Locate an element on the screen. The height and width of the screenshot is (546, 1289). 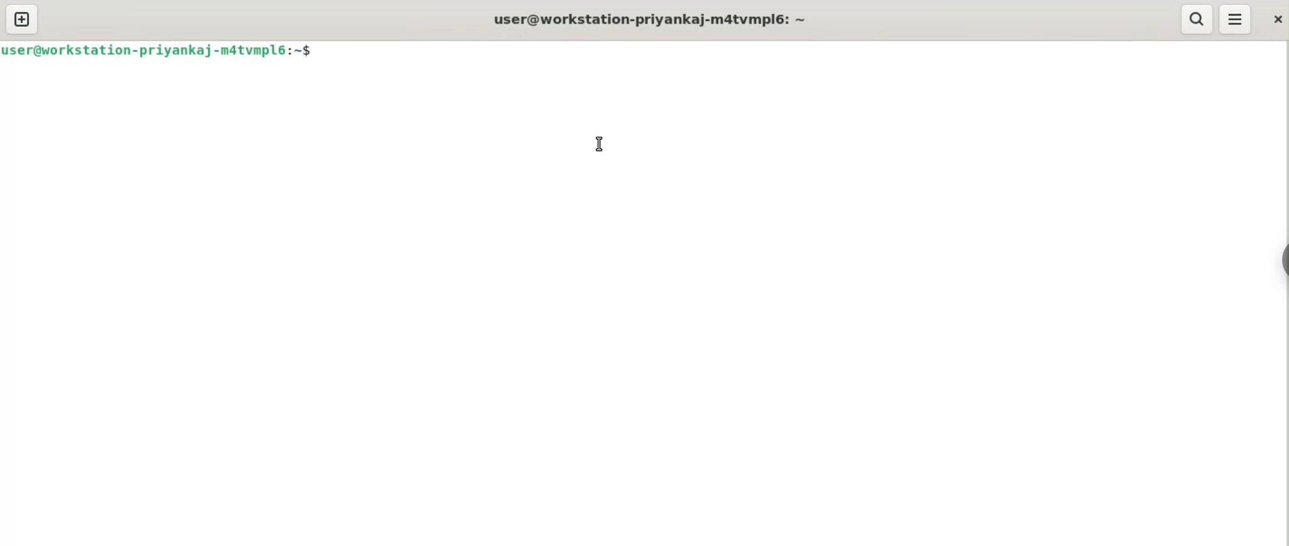
close is located at coordinates (1276, 18).